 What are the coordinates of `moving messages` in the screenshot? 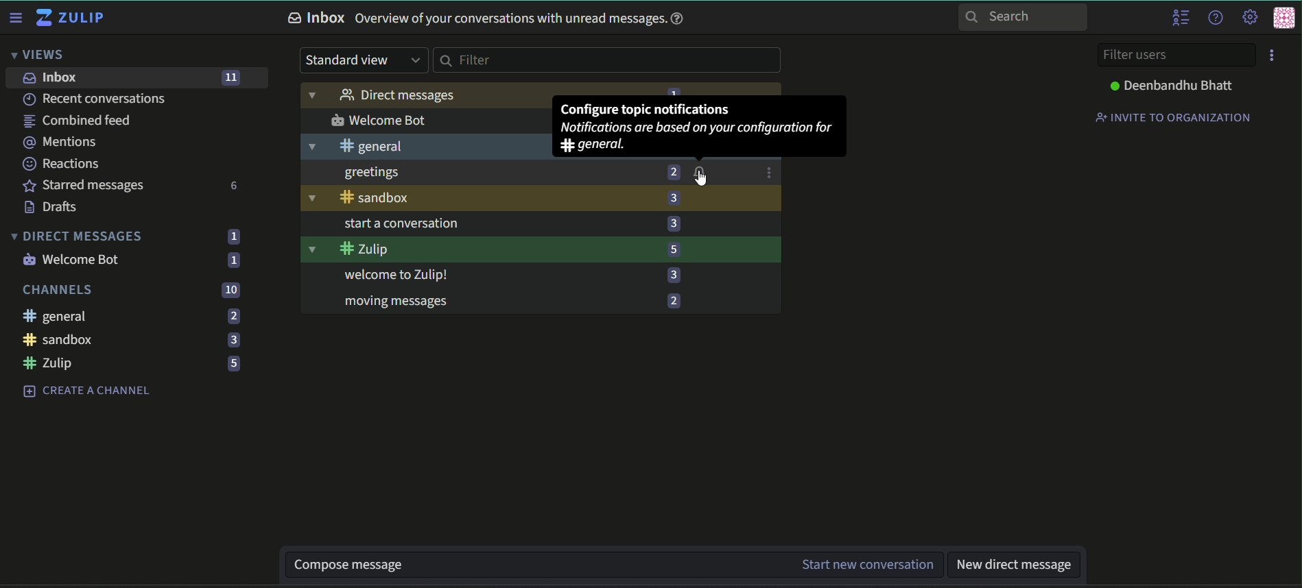 It's located at (495, 303).